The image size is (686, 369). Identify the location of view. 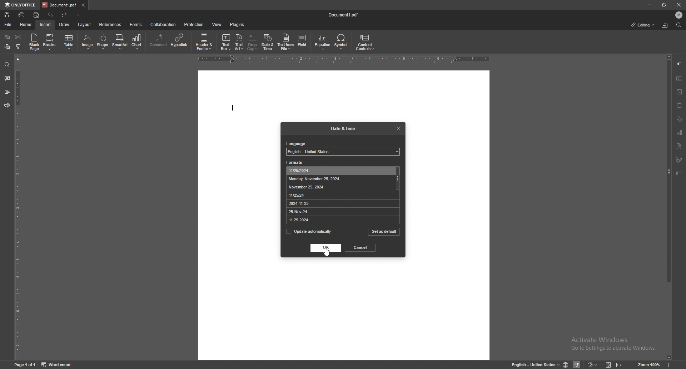
(679, 105).